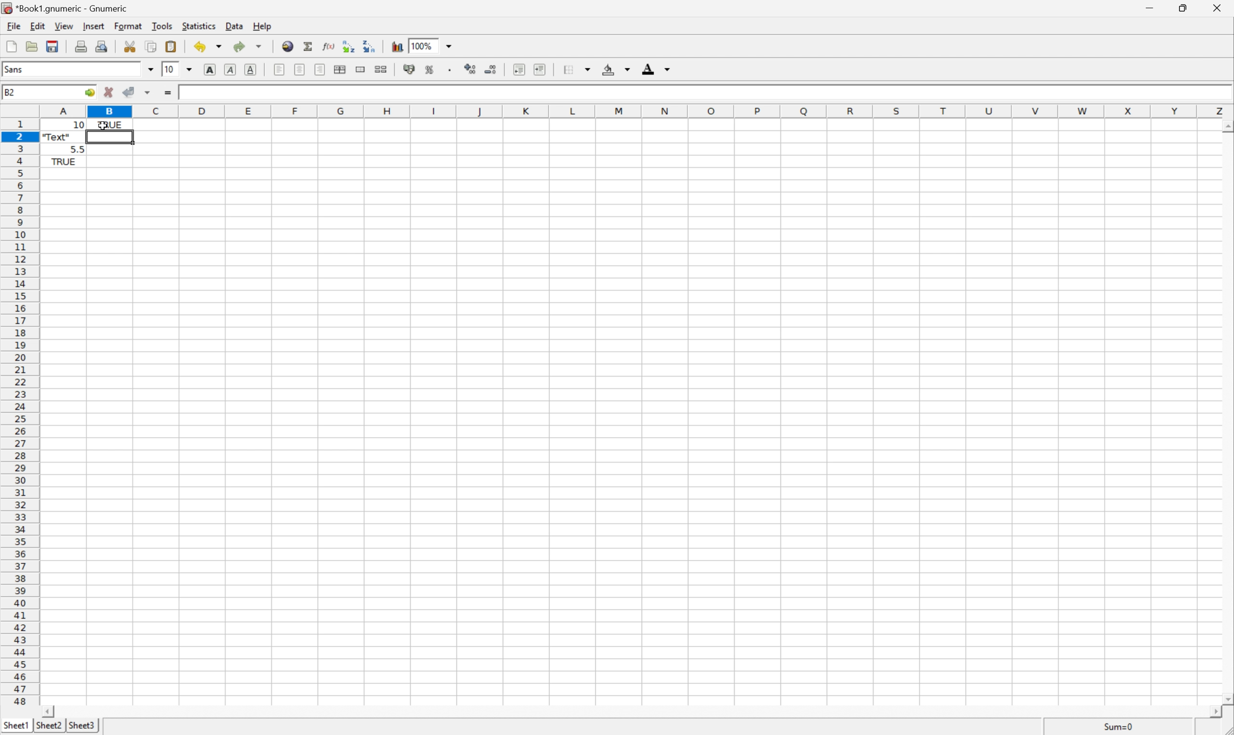 The width and height of the screenshot is (1234, 735). What do you see at coordinates (349, 46) in the screenshot?
I see `Sort the selected region in descending order based on the first column selected` at bounding box center [349, 46].